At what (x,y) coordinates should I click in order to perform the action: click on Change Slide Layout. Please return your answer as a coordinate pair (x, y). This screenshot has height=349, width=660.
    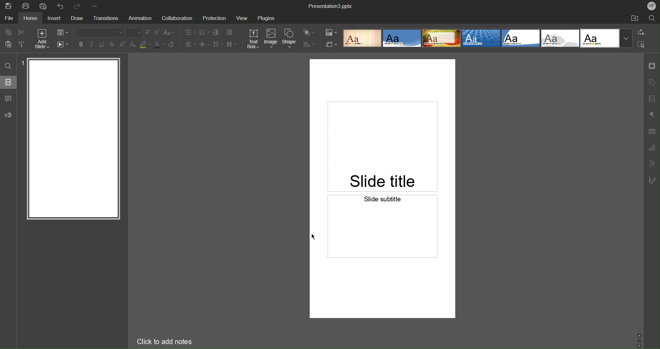
    Looking at the image, I should click on (63, 32).